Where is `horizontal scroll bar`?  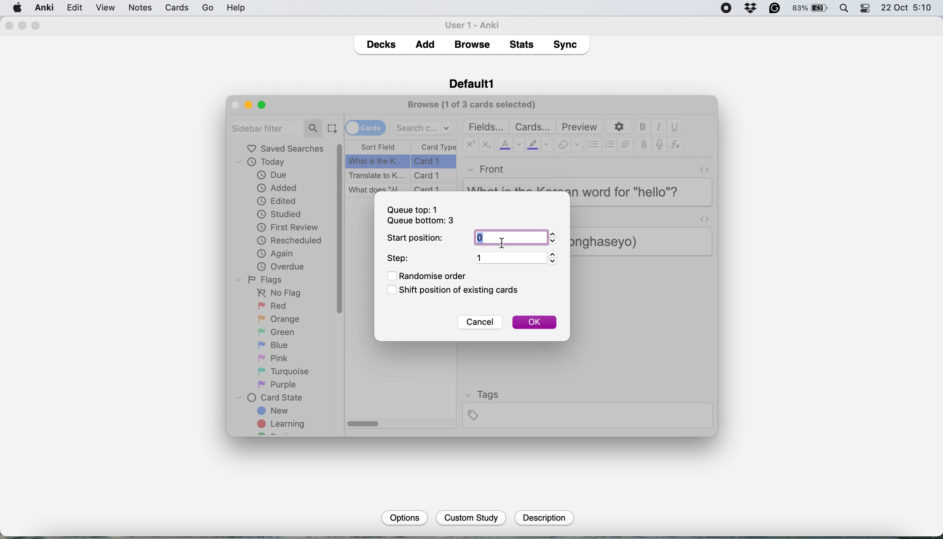
horizontal scroll bar is located at coordinates (364, 424).